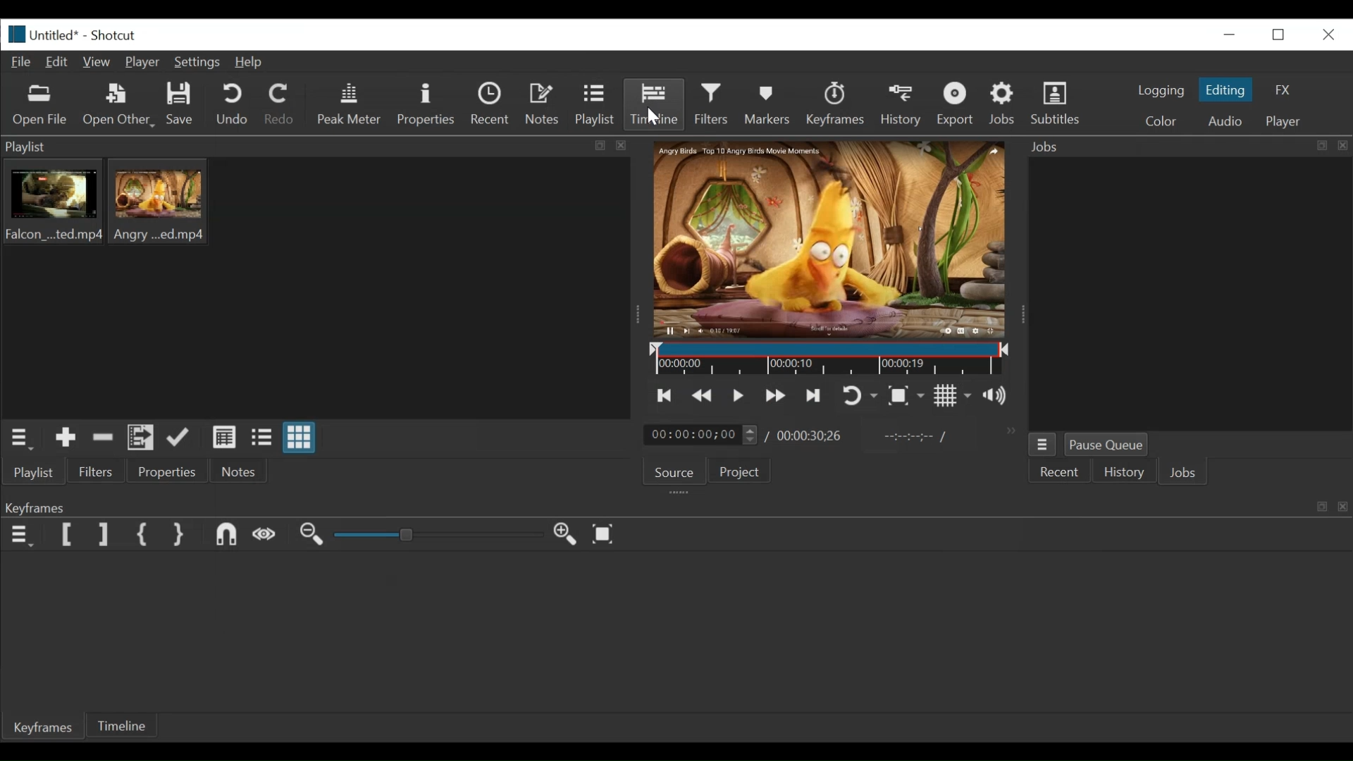  Describe the element at coordinates (1229, 34) in the screenshot. I see `minimize` at that location.